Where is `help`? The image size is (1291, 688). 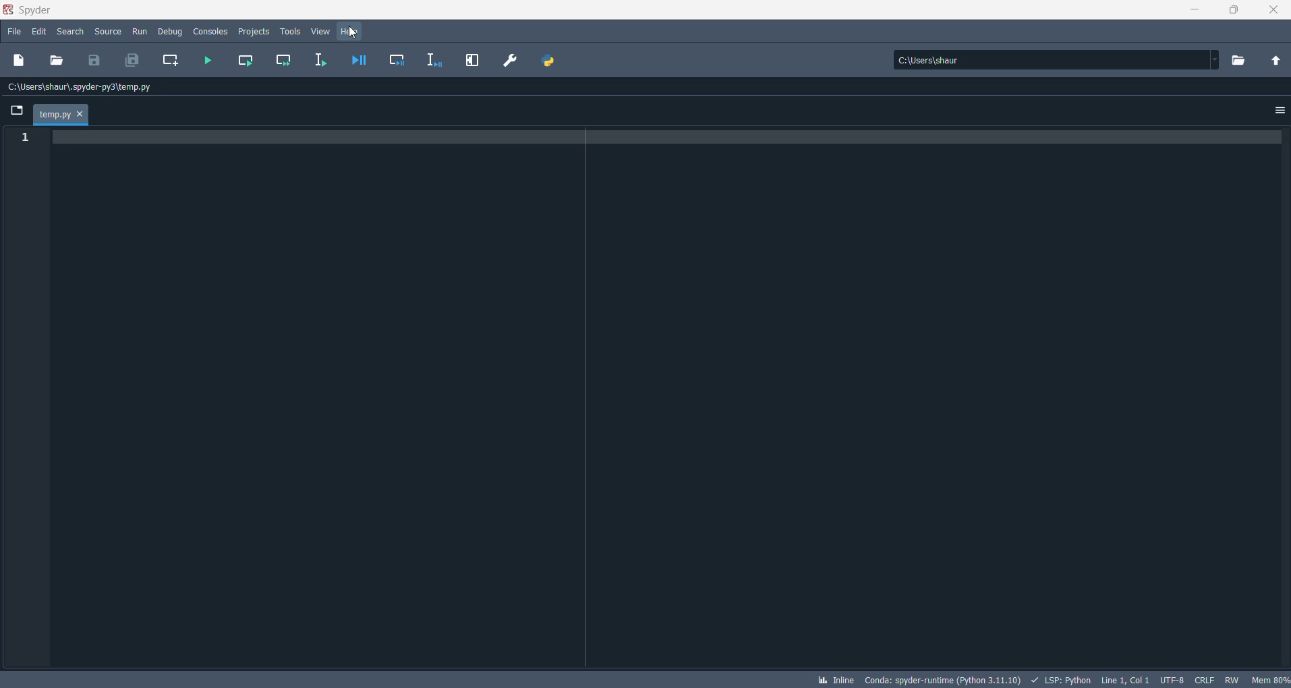 help is located at coordinates (351, 32).